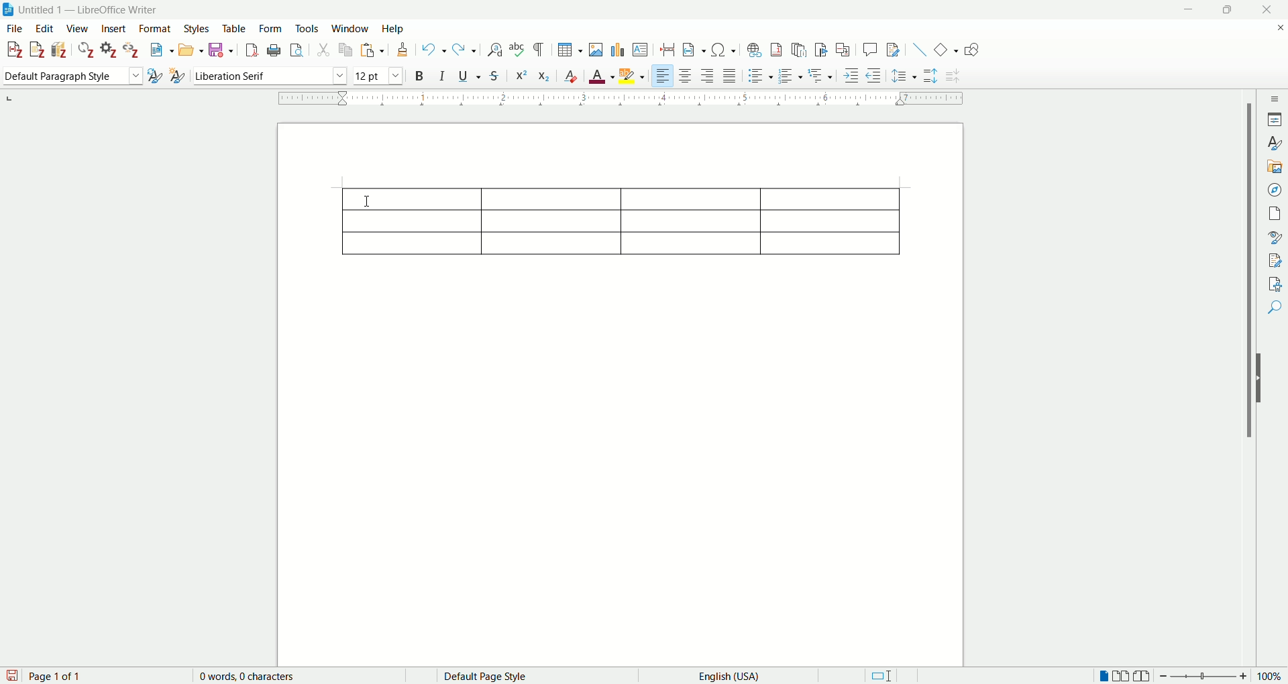 This screenshot has width=1288, height=684. I want to click on strikethrough, so click(495, 76).